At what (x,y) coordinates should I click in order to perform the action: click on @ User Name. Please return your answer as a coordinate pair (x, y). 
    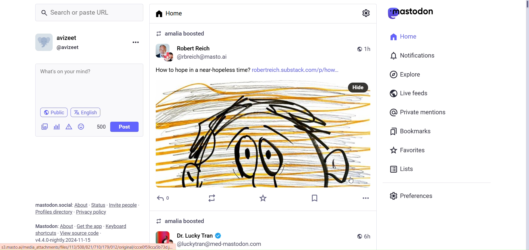
    Looking at the image, I should click on (69, 48).